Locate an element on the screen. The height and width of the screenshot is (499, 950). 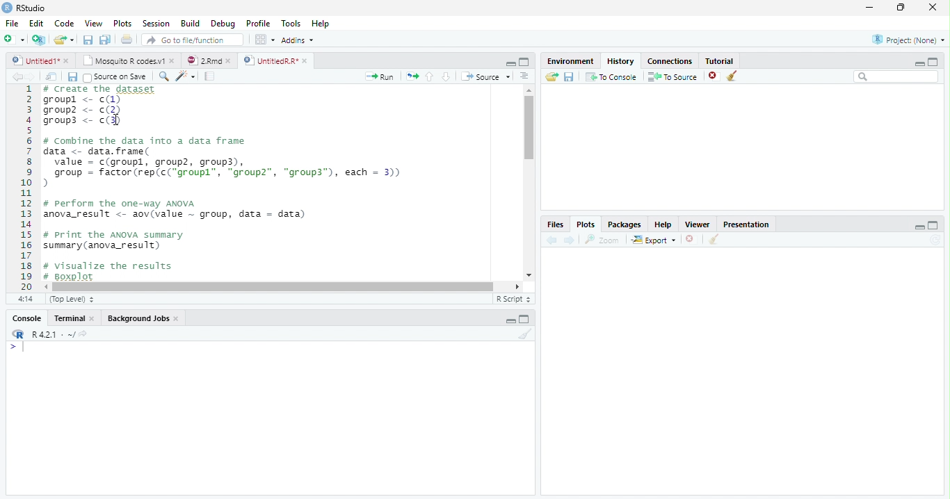
Save All open documents is located at coordinates (104, 40).